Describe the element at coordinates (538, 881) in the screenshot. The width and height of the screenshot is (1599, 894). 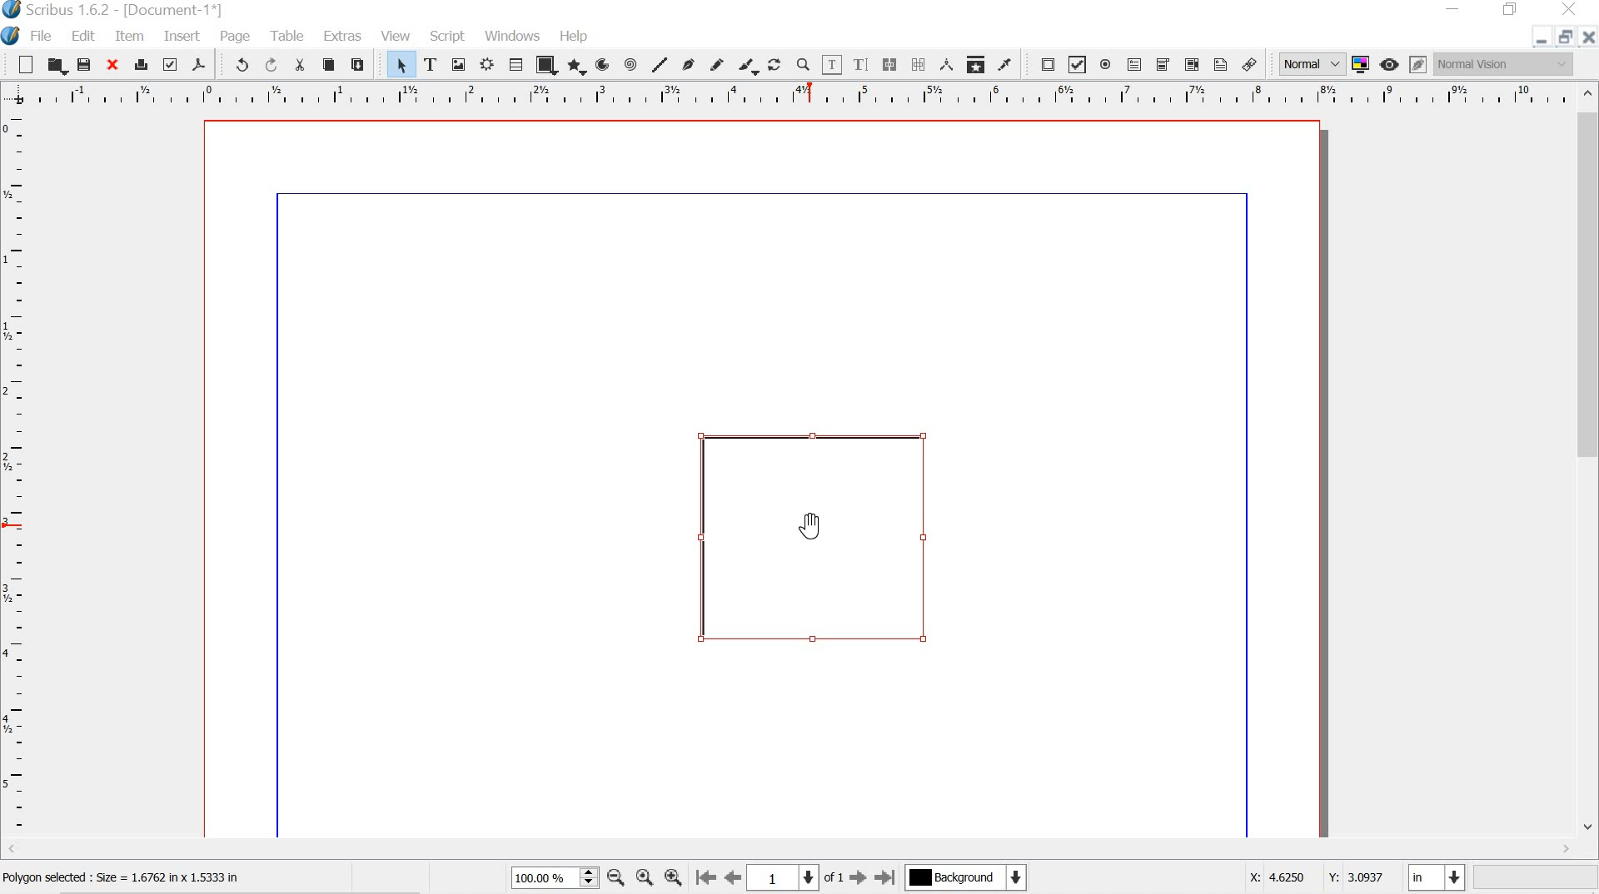
I see `100.00%` at that location.